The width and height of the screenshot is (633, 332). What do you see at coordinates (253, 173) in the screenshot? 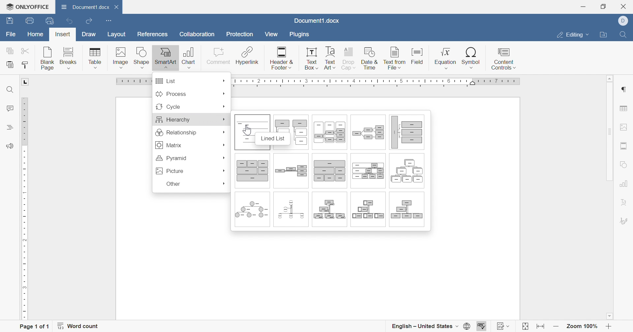
I see `Architecture layout` at bounding box center [253, 173].